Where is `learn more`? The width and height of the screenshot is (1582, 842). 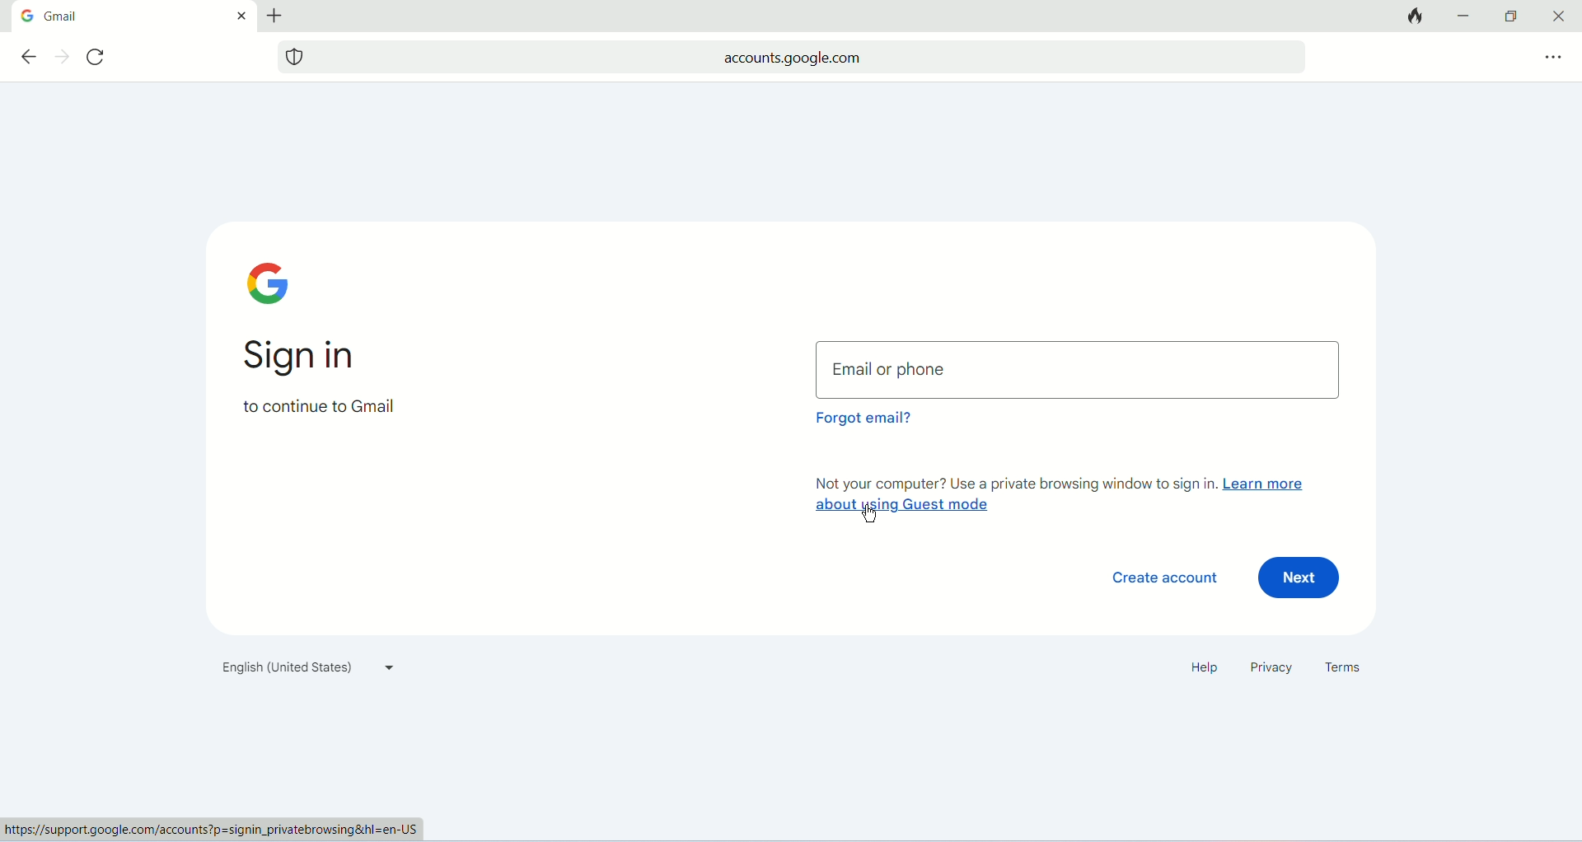 learn more is located at coordinates (1267, 484).